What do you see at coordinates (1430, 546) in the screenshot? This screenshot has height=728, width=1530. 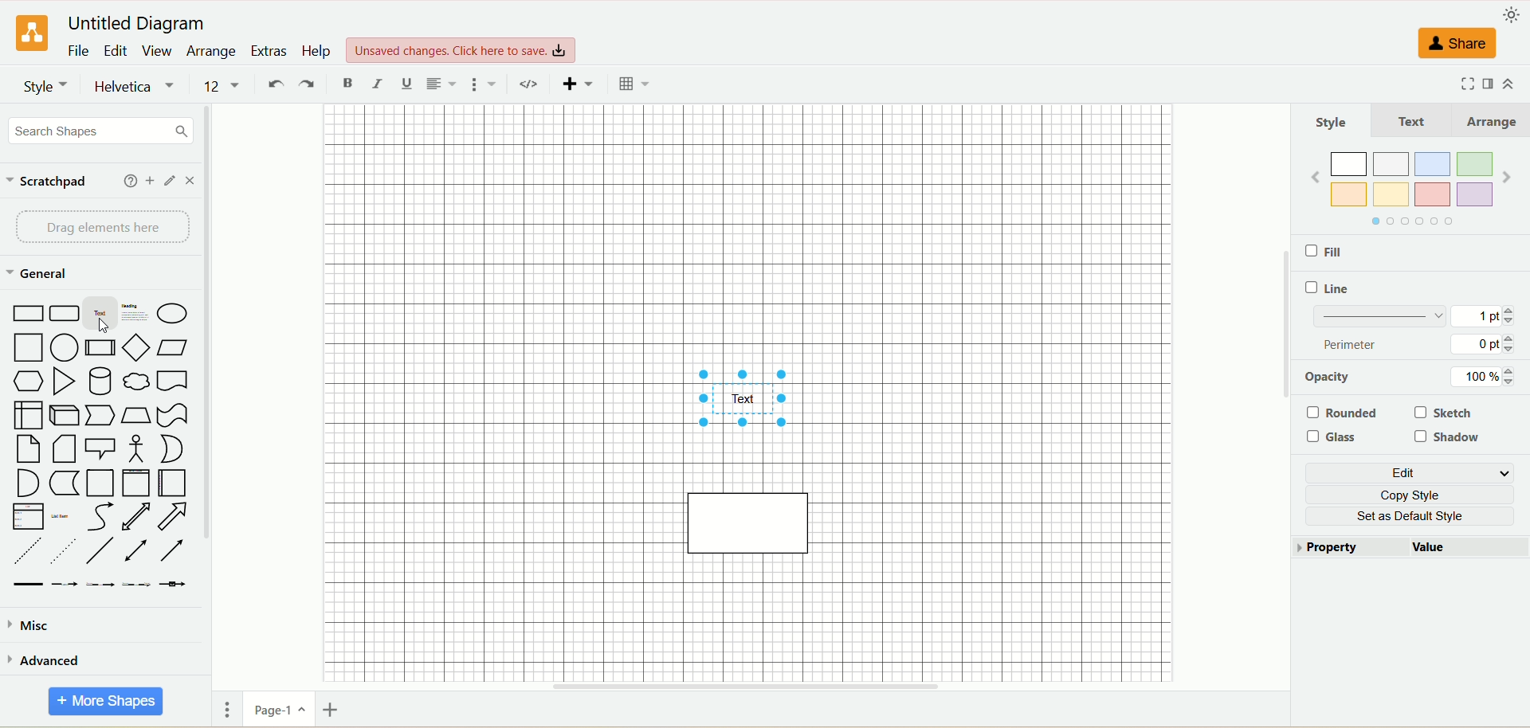 I see `value` at bounding box center [1430, 546].